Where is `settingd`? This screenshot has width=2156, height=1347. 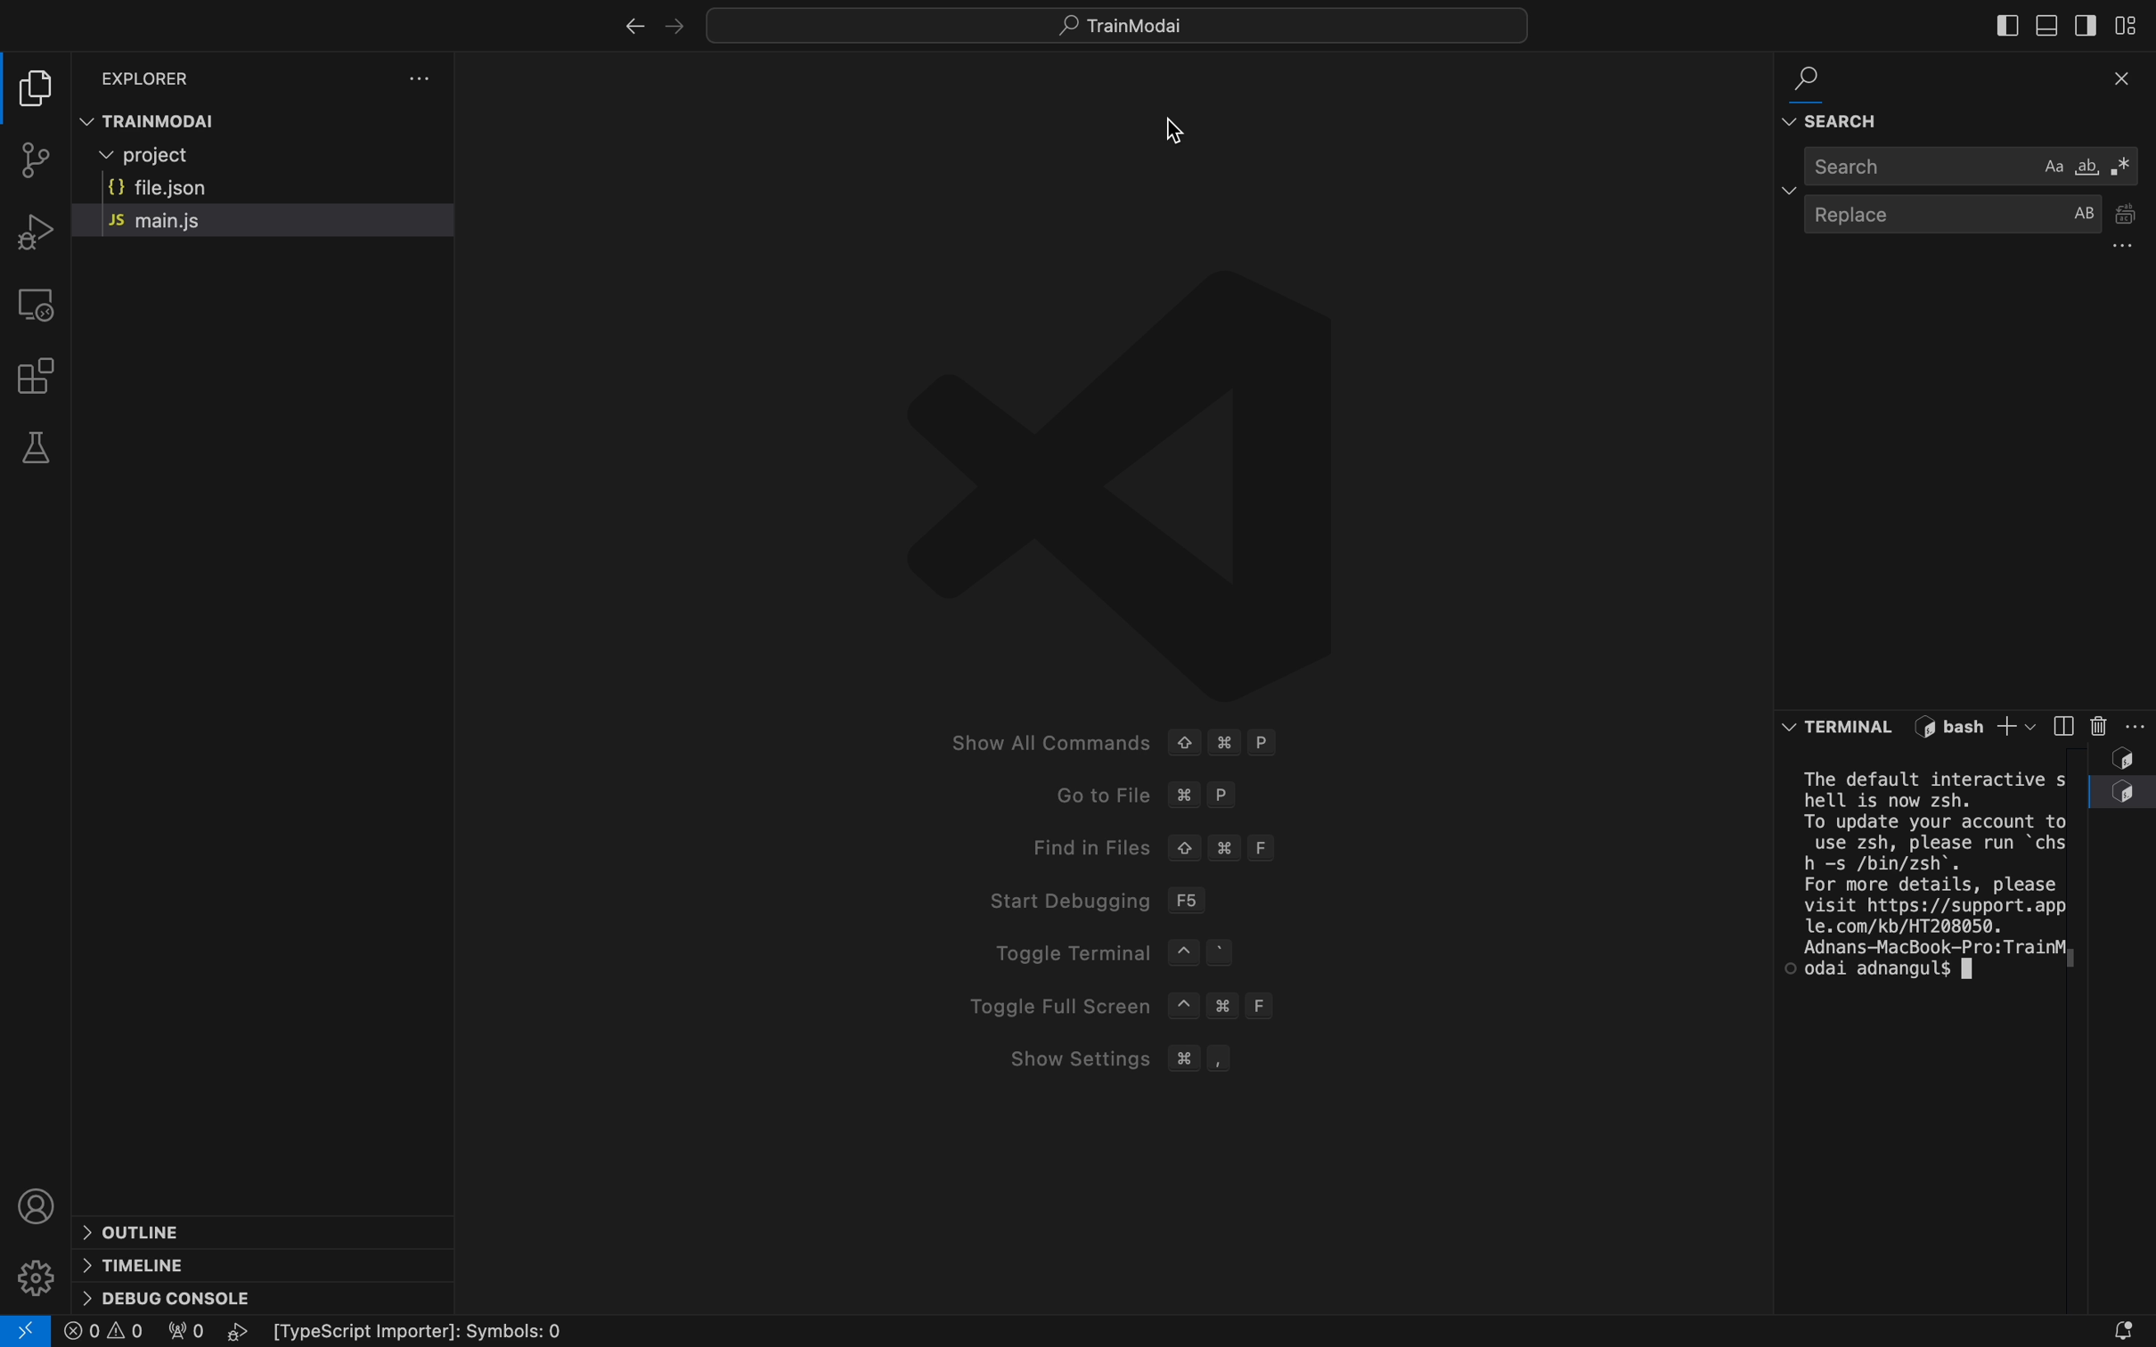 settingd is located at coordinates (421, 78).